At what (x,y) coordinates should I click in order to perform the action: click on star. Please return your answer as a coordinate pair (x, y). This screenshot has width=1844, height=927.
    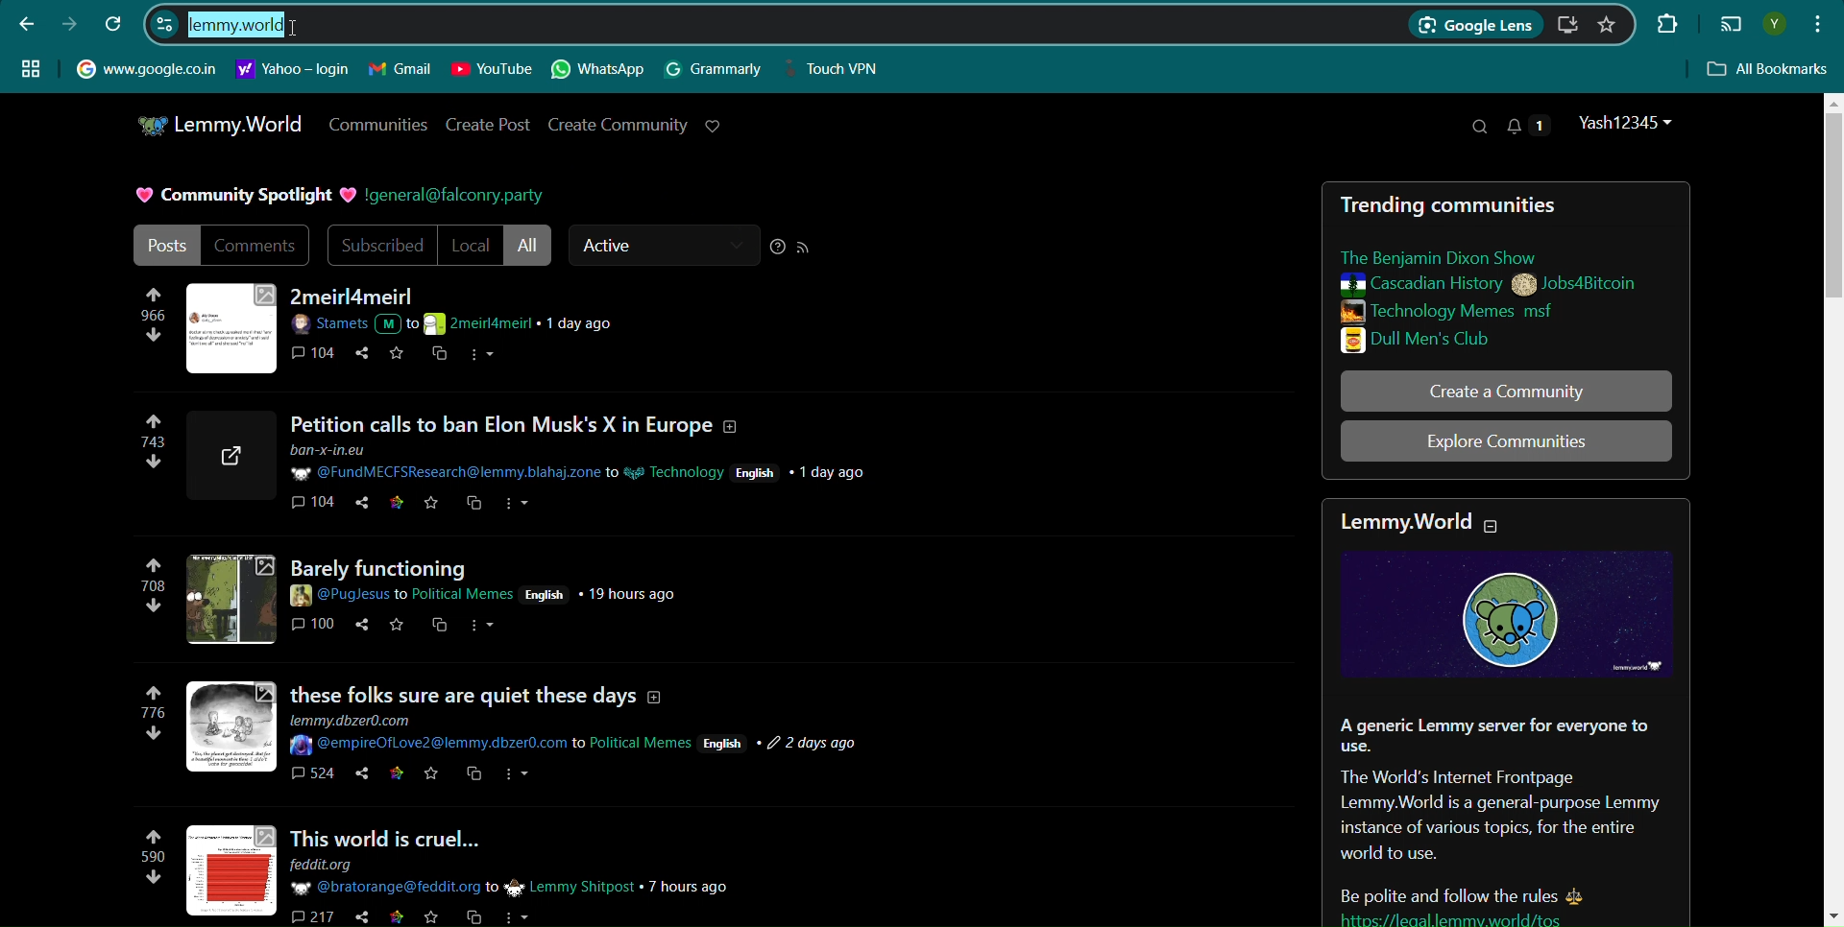
    Looking at the image, I should click on (429, 918).